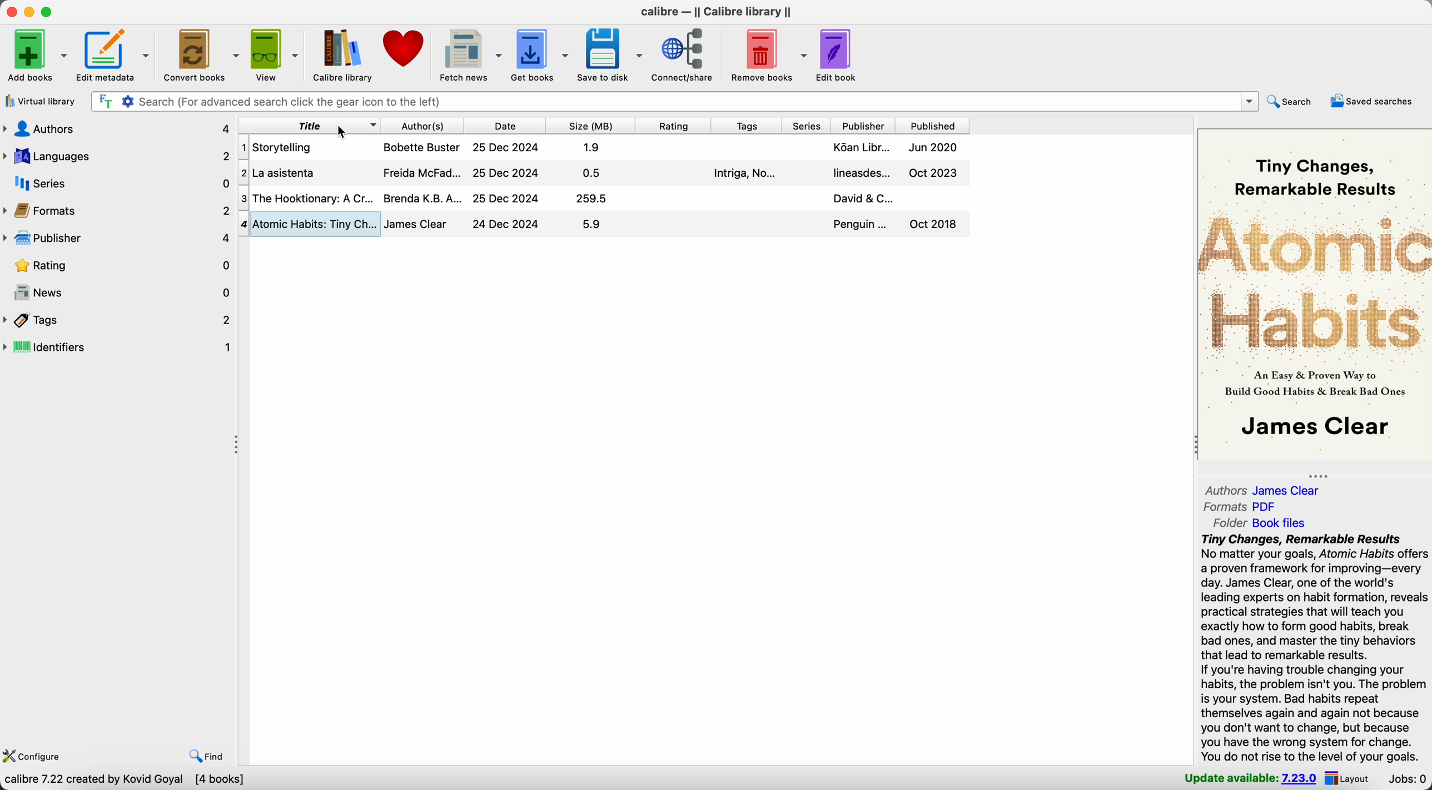 The width and height of the screenshot is (1432, 790). Describe the element at coordinates (675, 125) in the screenshot. I see `rating` at that location.